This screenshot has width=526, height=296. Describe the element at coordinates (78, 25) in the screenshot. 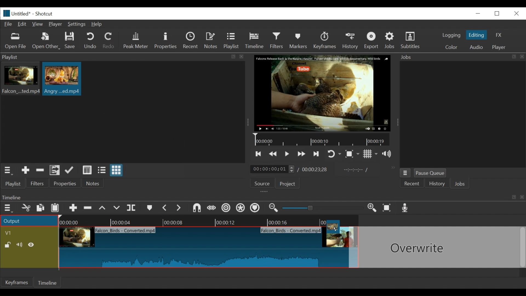

I see `Settings` at that location.